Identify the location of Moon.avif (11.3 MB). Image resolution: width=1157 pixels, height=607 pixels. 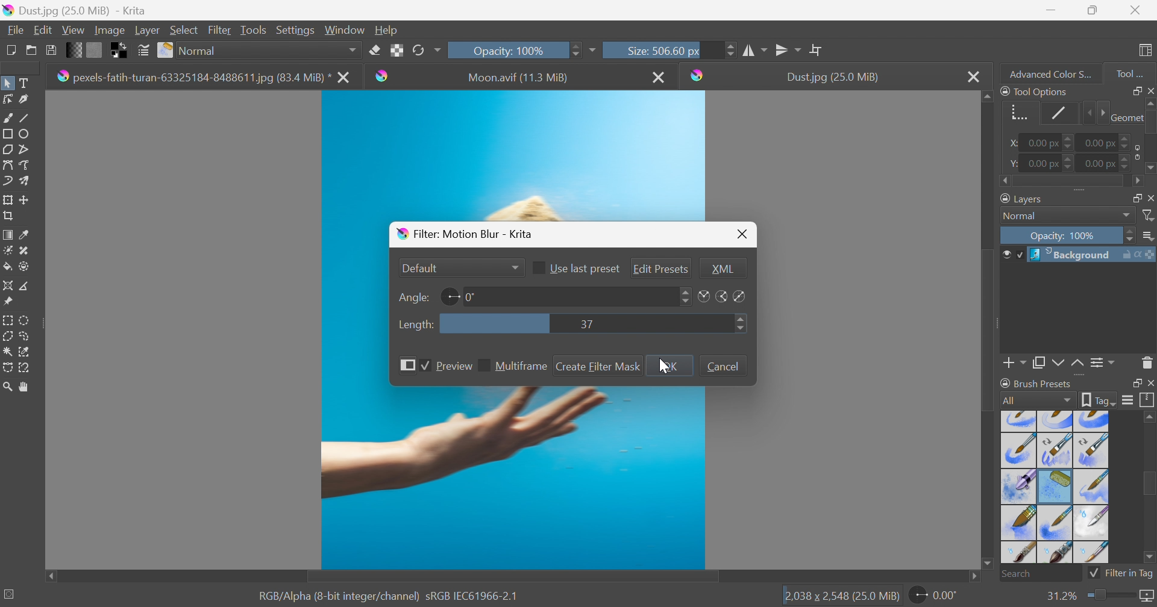
(519, 78).